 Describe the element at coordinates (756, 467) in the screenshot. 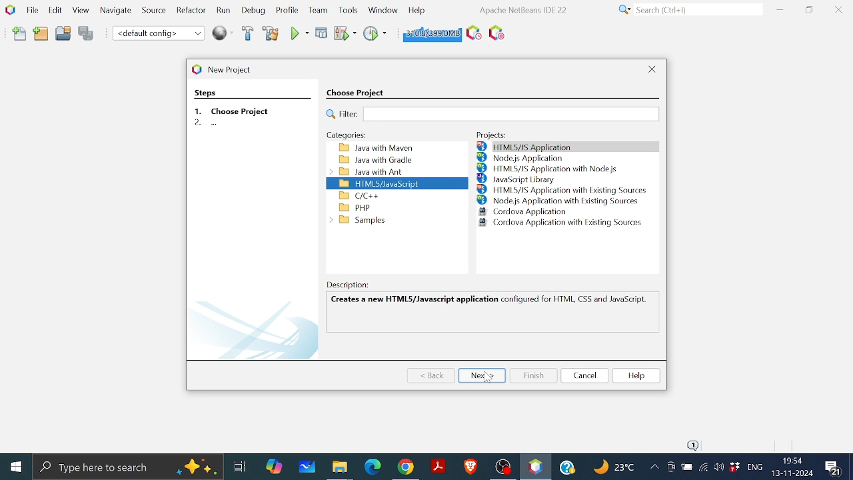

I see `languge` at that location.